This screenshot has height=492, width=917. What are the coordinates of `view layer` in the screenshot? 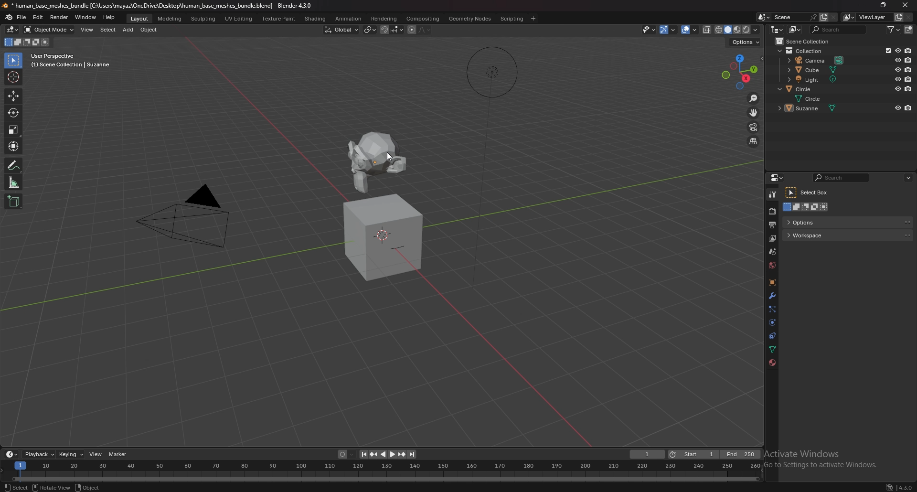 It's located at (867, 17).